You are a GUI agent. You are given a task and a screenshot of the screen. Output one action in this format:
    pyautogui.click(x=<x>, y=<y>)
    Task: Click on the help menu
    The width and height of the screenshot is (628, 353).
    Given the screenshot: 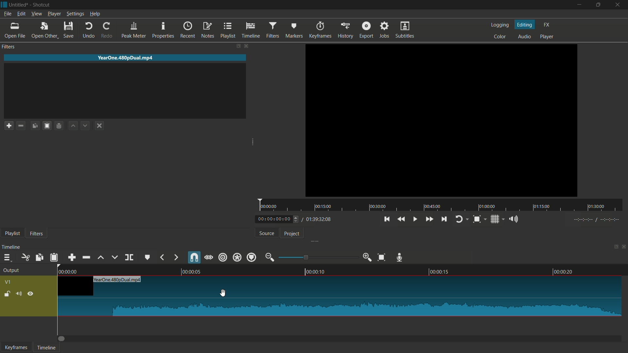 What is the action you would take?
    pyautogui.click(x=96, y=13)
    